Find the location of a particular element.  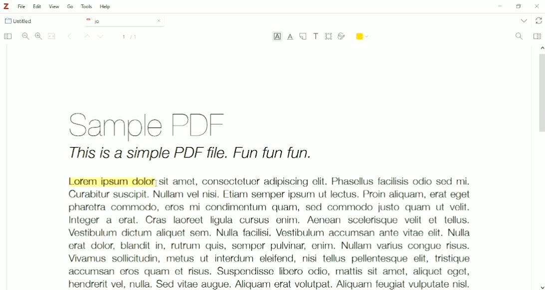

Note Annotation is located at coordinates (303, 37).